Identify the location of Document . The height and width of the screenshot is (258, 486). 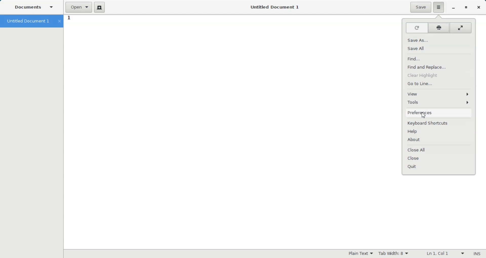
(35, 8).